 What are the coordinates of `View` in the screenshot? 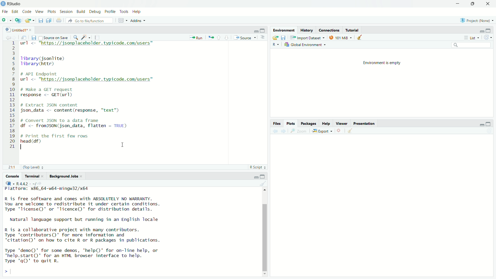 It's located at (39, 12).